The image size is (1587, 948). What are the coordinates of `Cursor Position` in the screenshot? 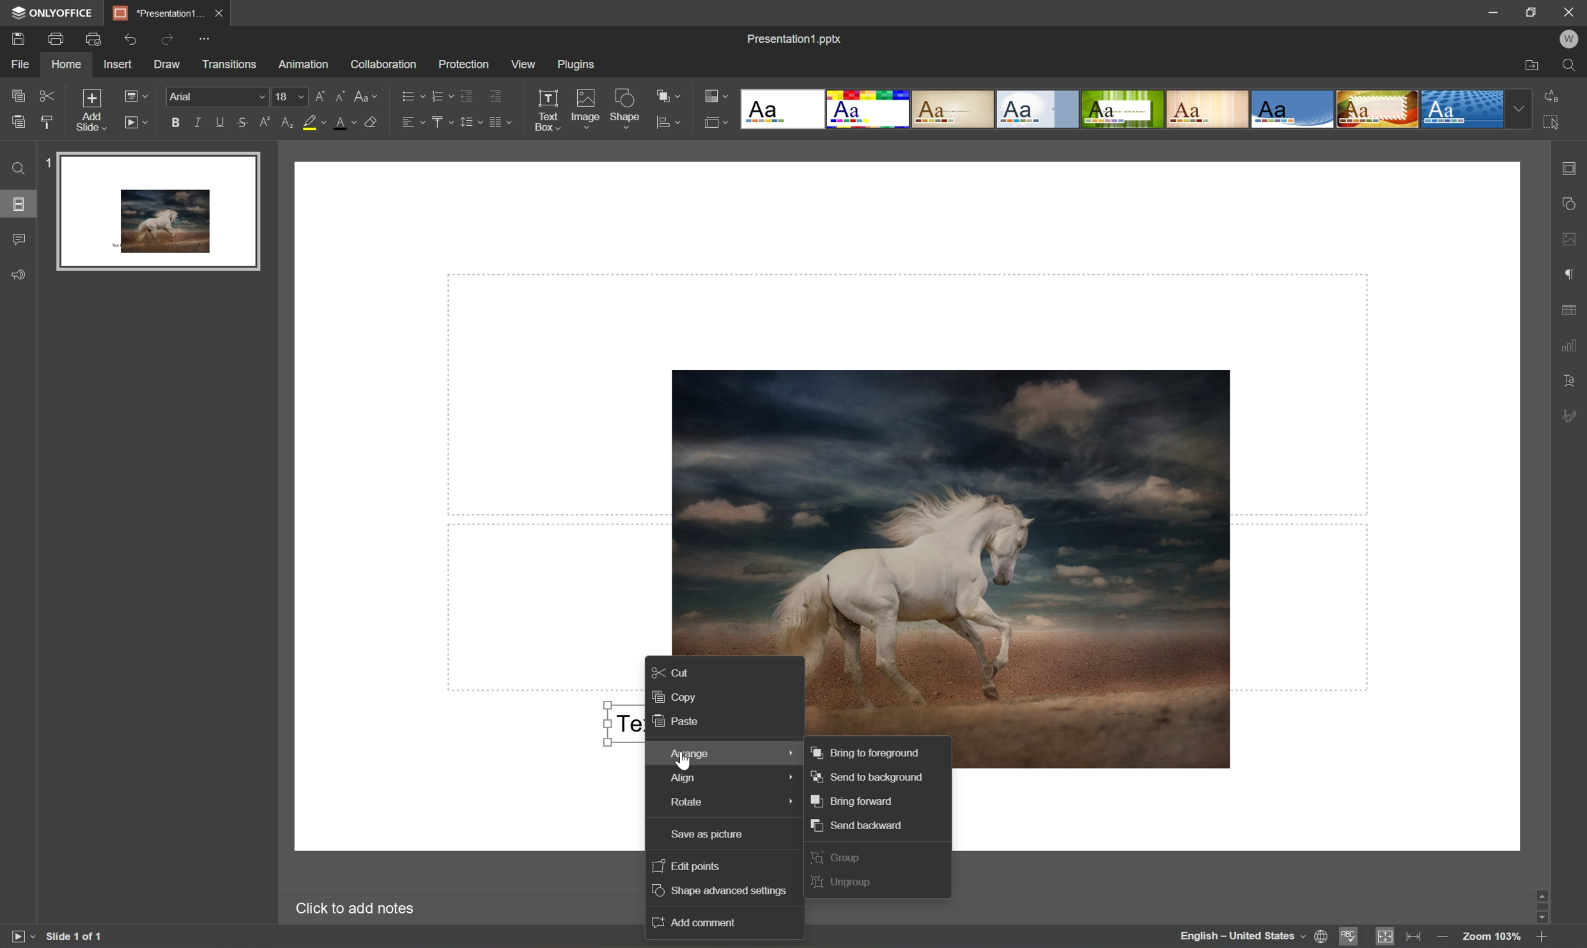 It's located at (683, 763).